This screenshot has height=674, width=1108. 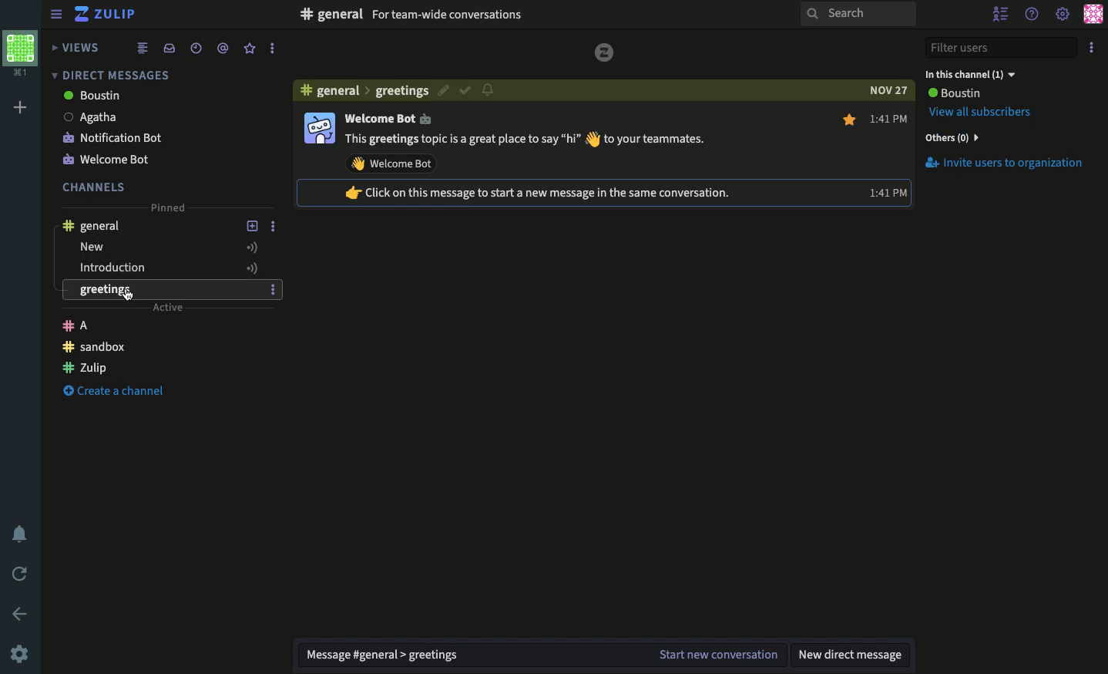 What do you see at coordinates (448, 15) in the screenshot?
I see `For team wide conversations` at bounding box center [448, 15].